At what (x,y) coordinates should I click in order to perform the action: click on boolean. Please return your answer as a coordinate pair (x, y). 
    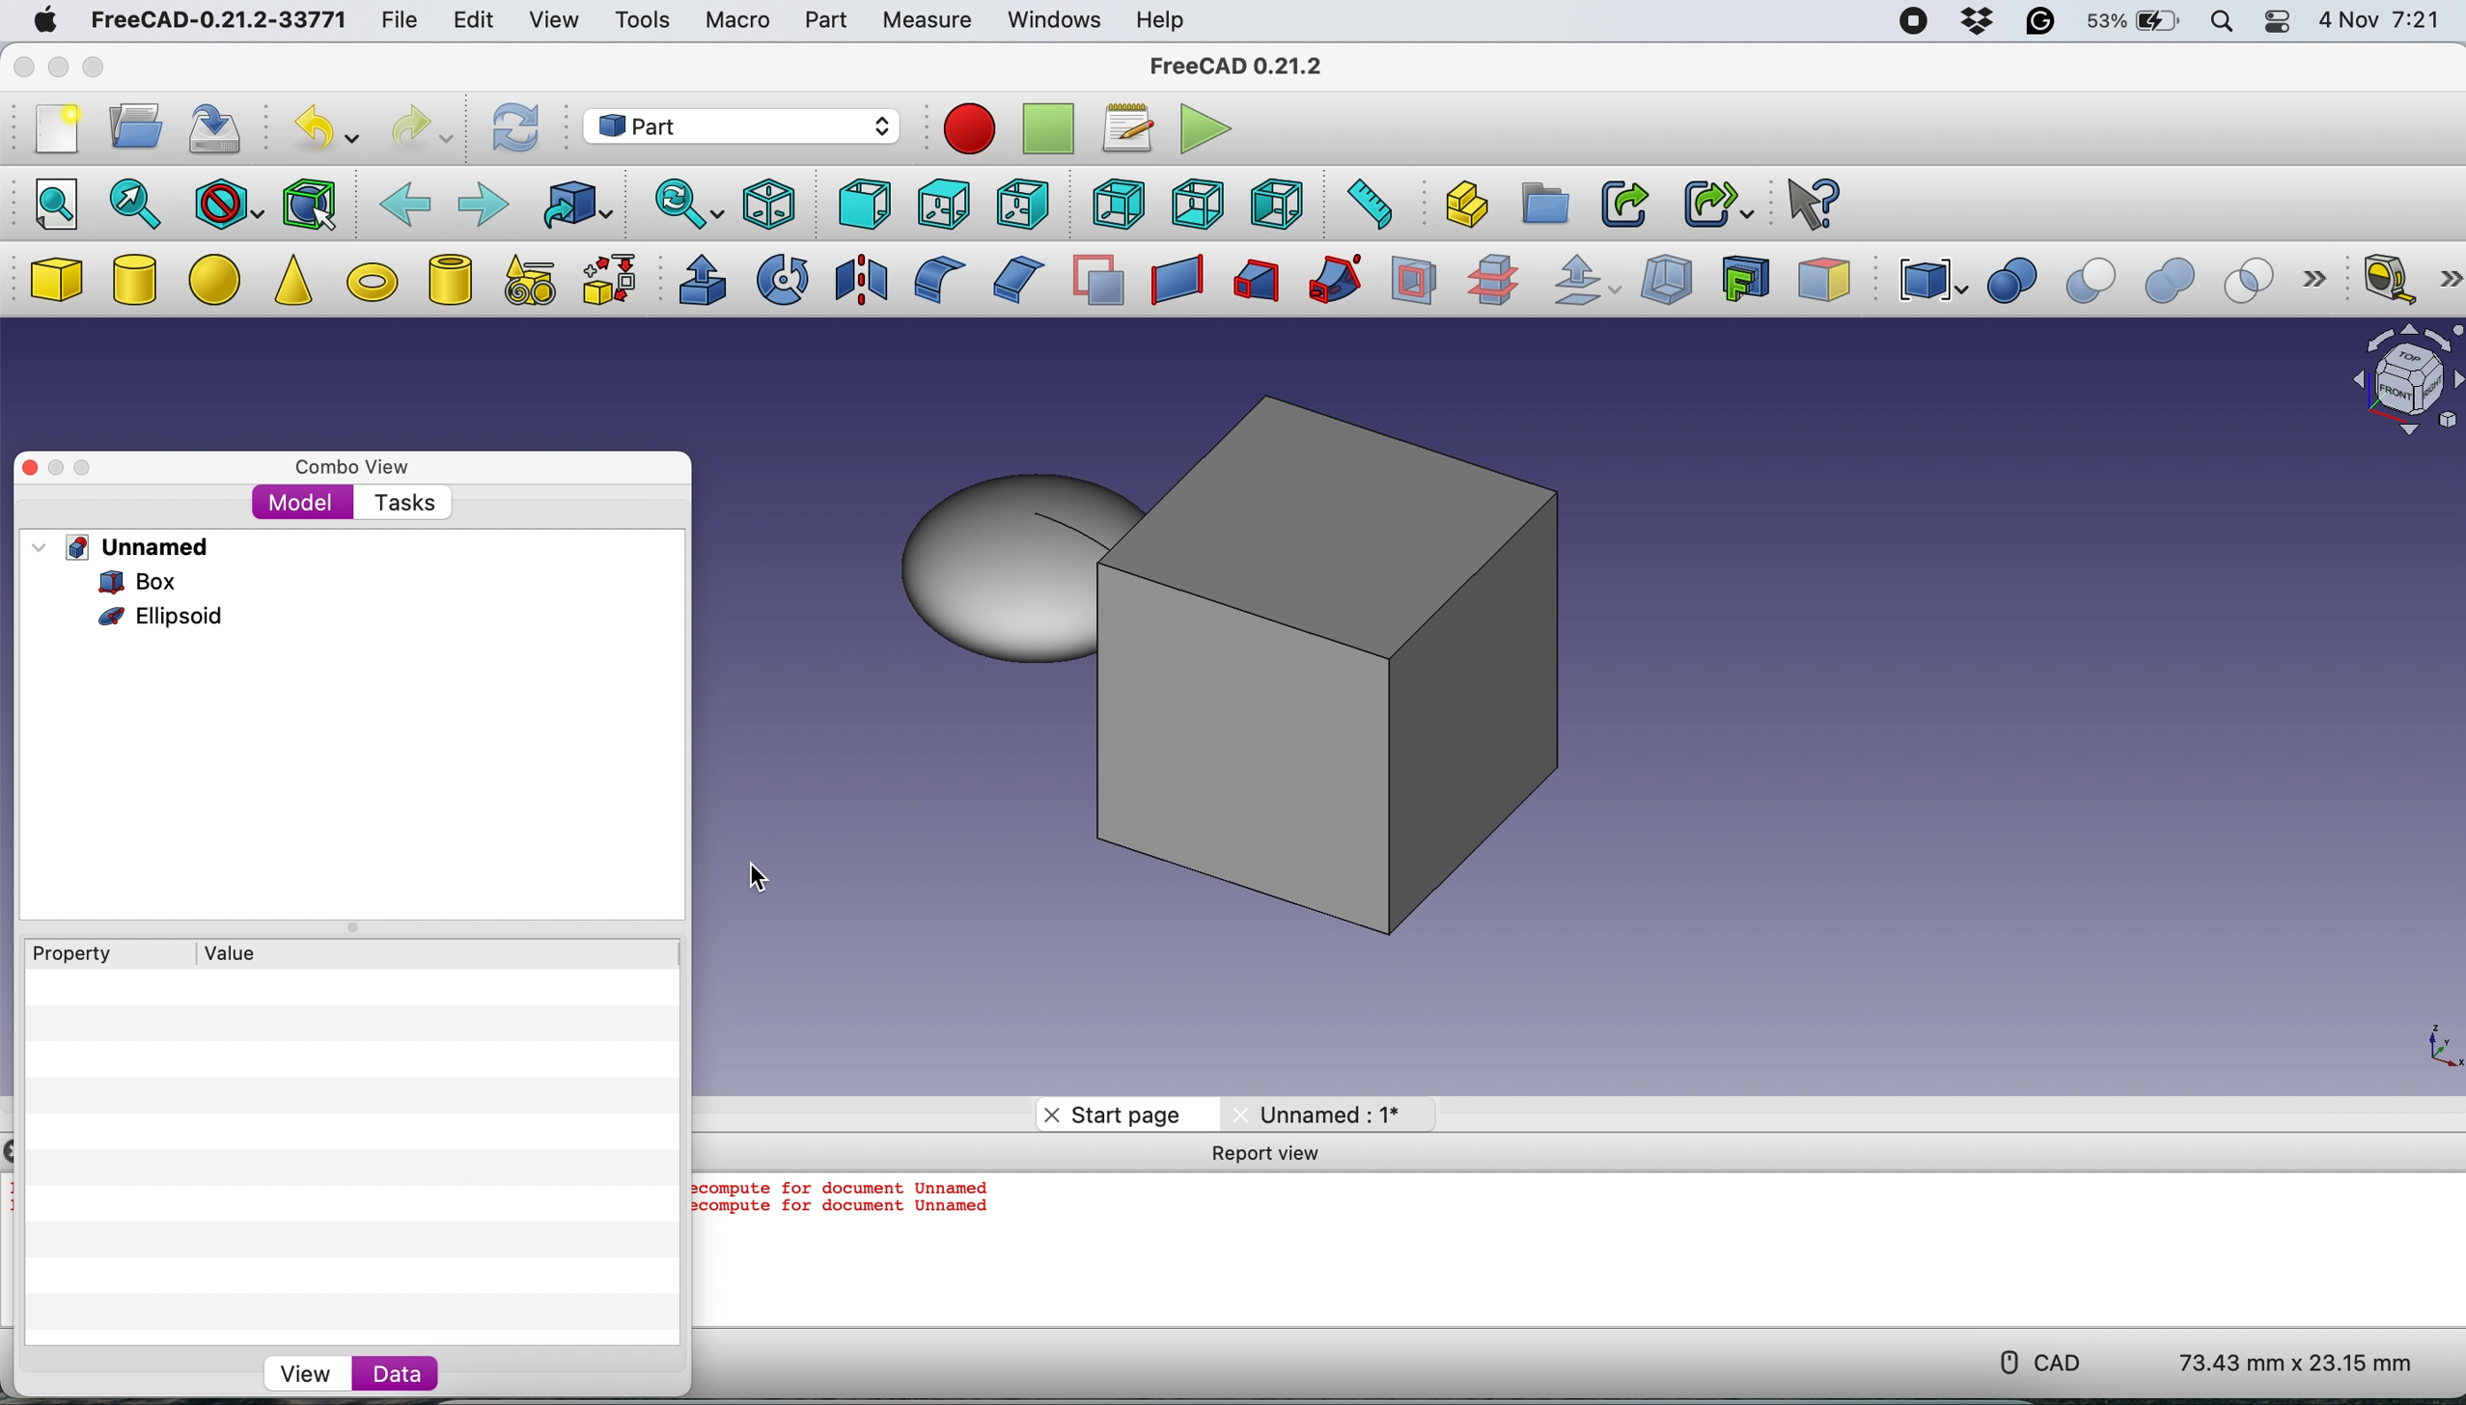
    Looking at the image, I should click on (2011, 282).